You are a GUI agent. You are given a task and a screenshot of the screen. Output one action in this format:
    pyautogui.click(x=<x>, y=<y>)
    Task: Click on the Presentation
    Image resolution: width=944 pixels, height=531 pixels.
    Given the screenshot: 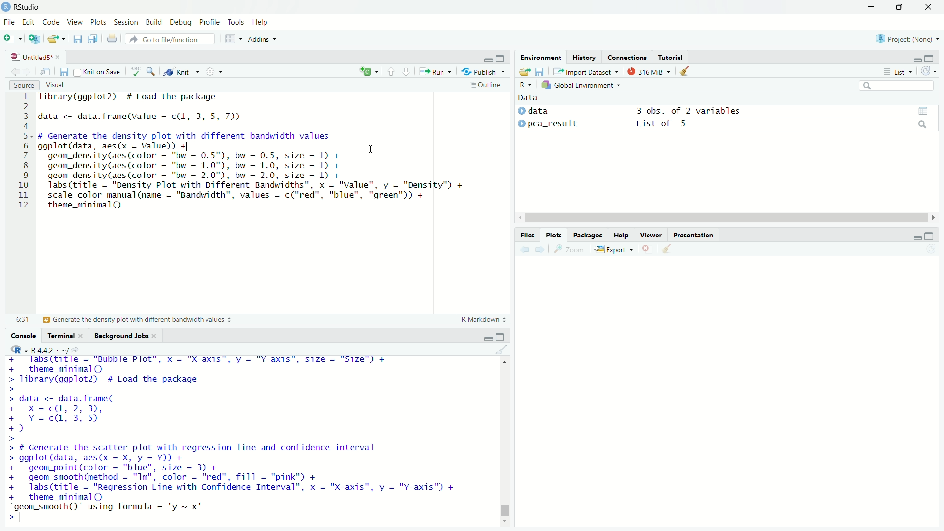 What is the action you would take?
    pyautogui.click(x=693, y=235)
    